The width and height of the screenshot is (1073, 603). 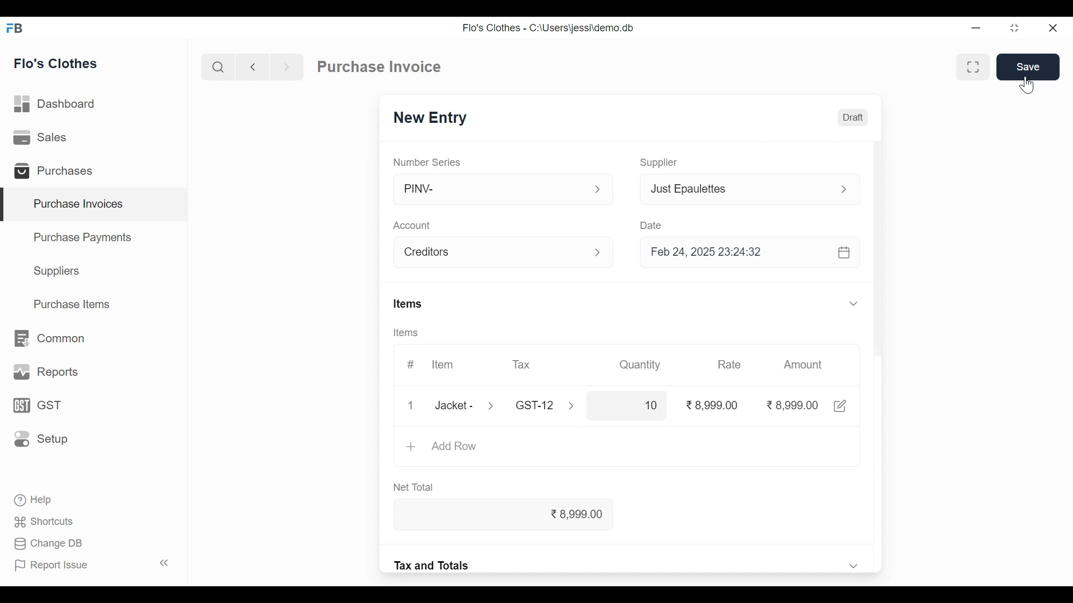 I want to click on Quantity, so click(x=642, y=365).